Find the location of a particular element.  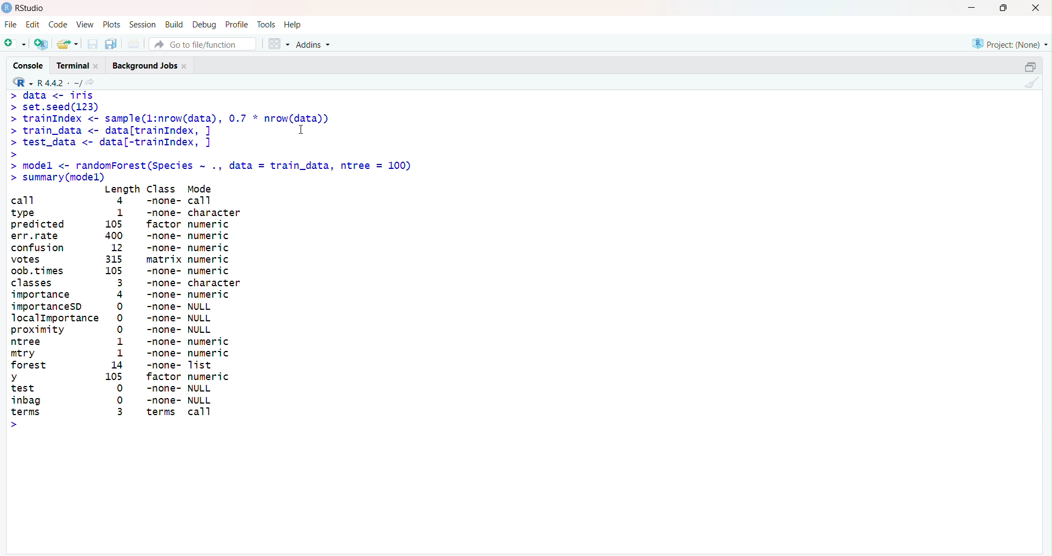

Maximize/ Restore is located at coordinates (1028, 66).